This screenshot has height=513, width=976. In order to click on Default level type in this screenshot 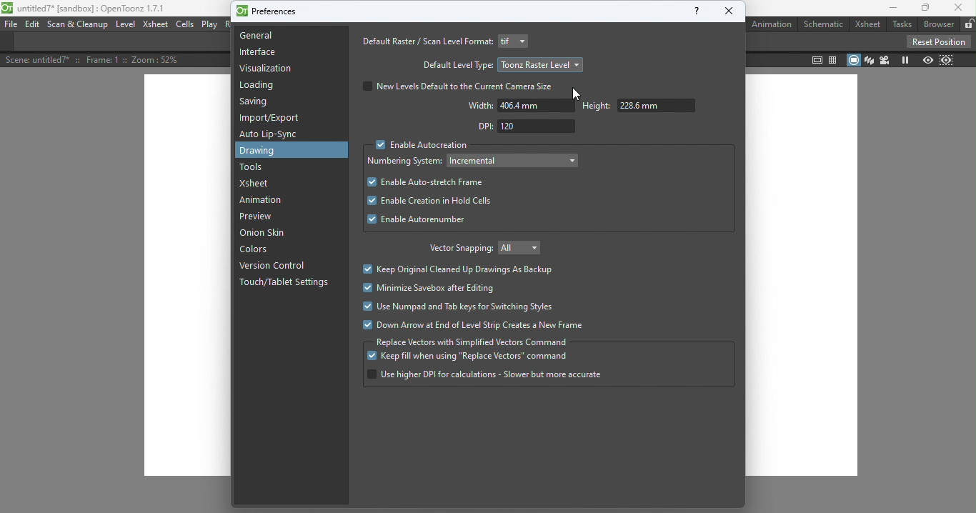, I will do `click(457, 65)`.